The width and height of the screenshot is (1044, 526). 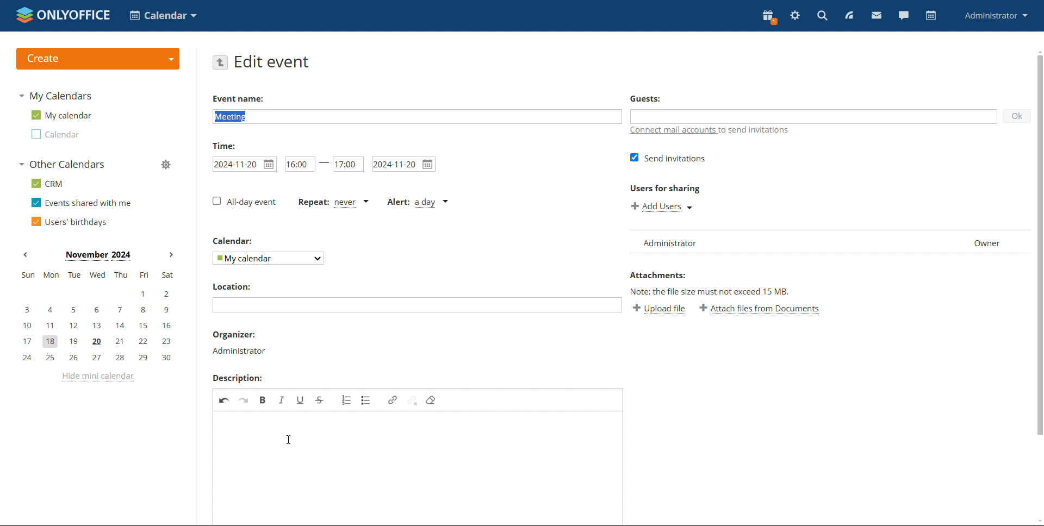 I want to click on settings, so click(x=796, y=14).